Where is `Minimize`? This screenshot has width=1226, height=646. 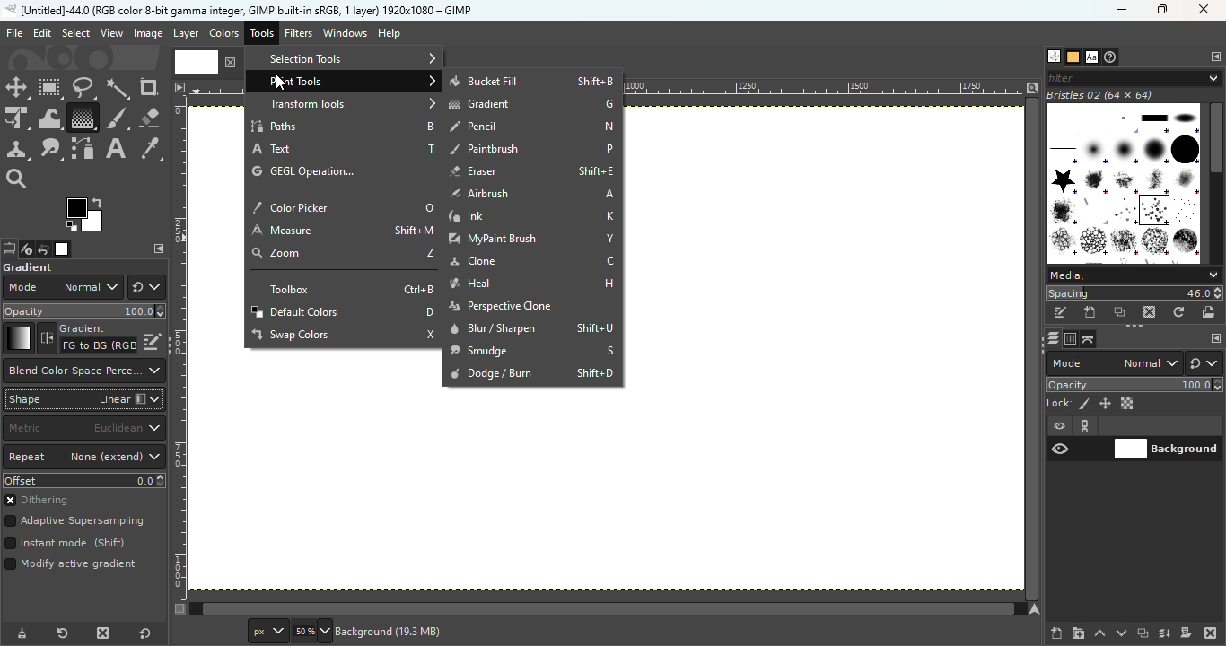 Minimize is located at coordinates (1119, 10).